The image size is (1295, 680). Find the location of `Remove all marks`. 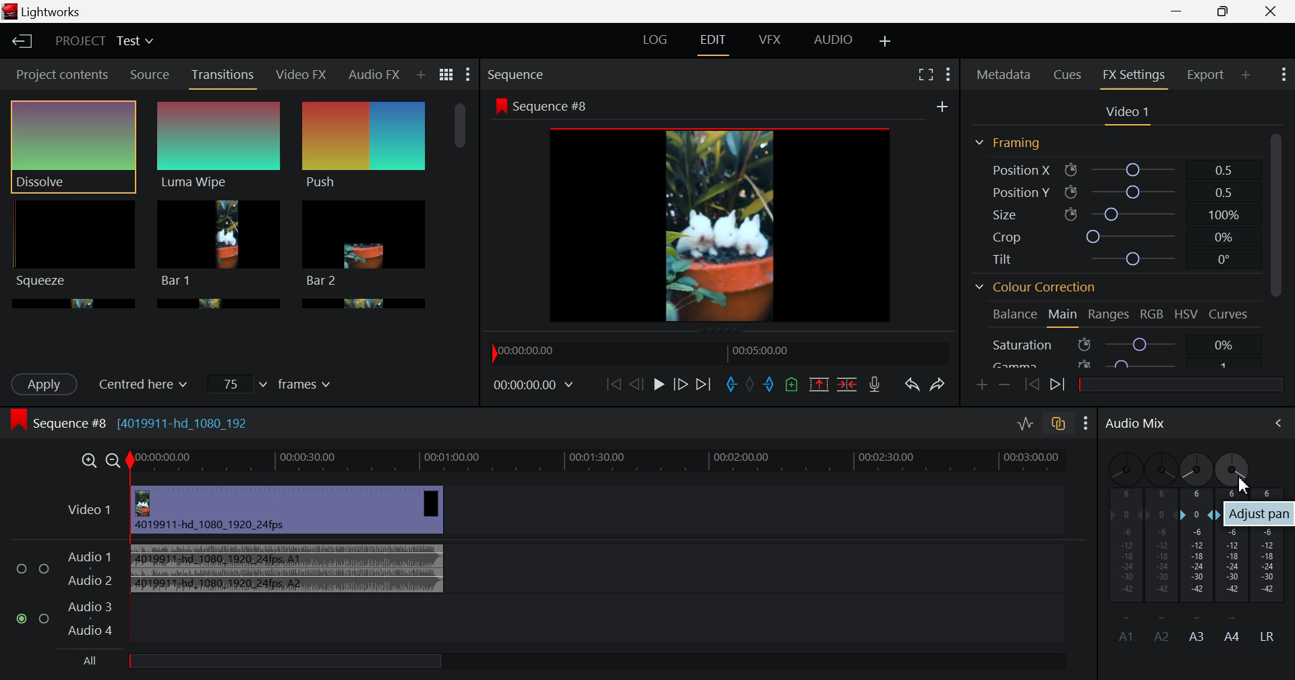

Remove all marks is located at coordinates (749, 385).